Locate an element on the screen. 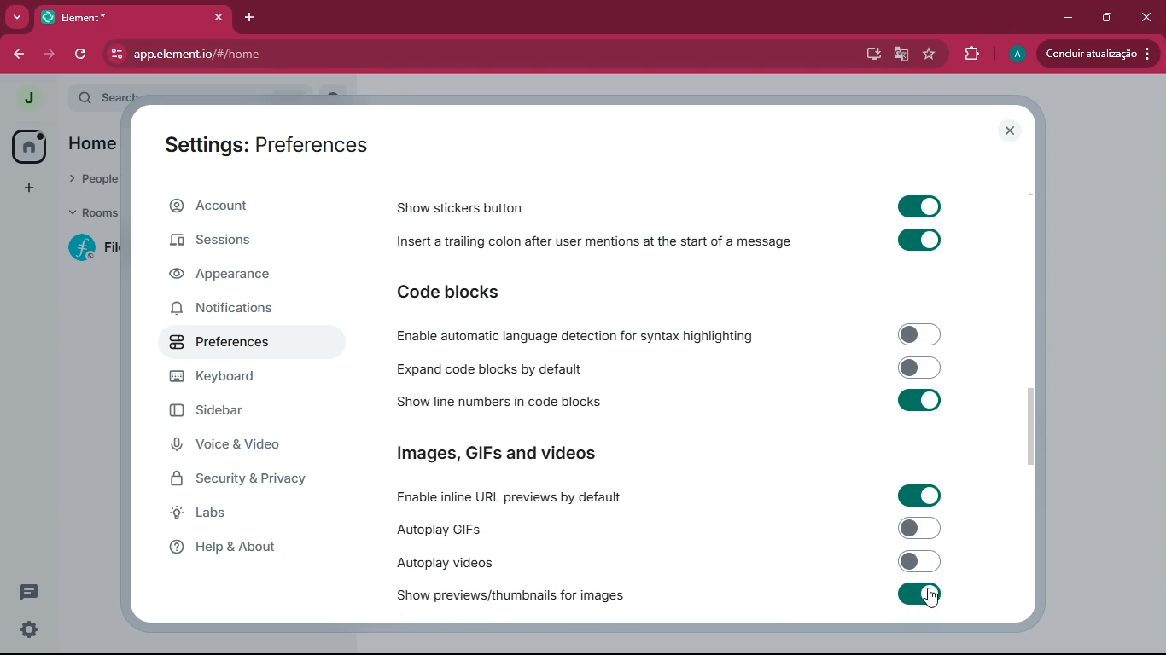 The width and height of the screenshot is (1166, 655). Toggle off is located at coordinates (918, 334).